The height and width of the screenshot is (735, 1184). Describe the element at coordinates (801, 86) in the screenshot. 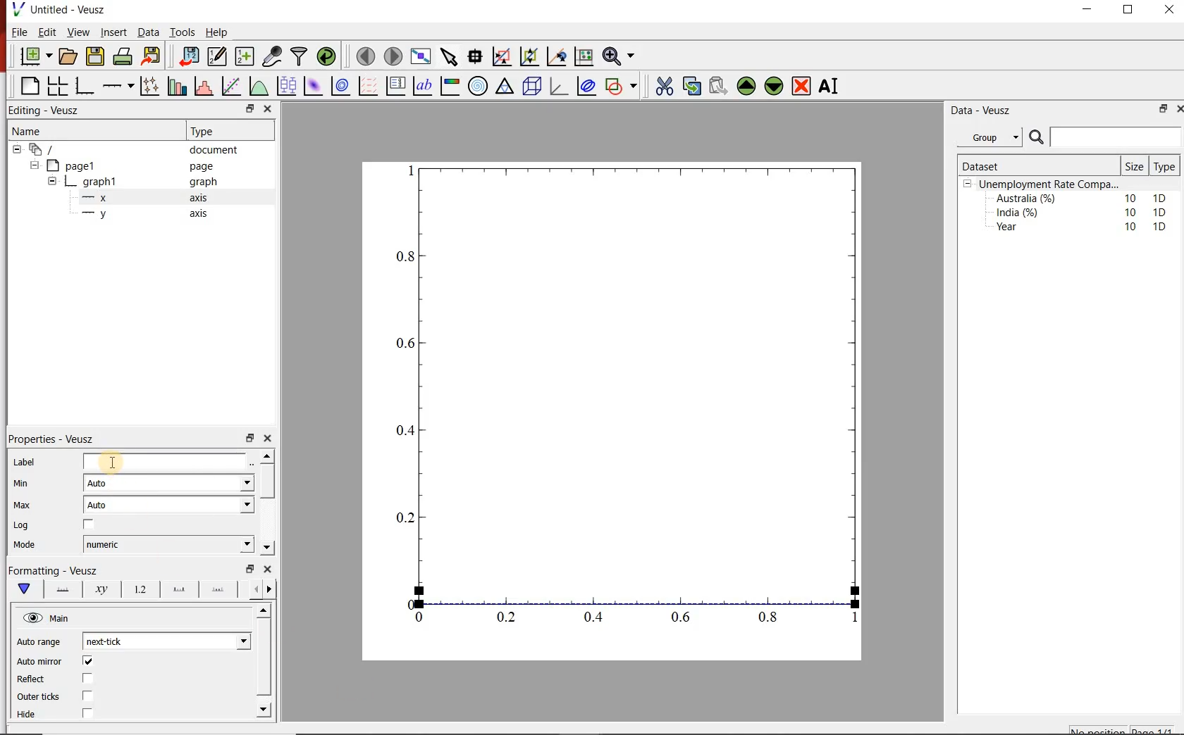

I see `remove the widgets` at that location.